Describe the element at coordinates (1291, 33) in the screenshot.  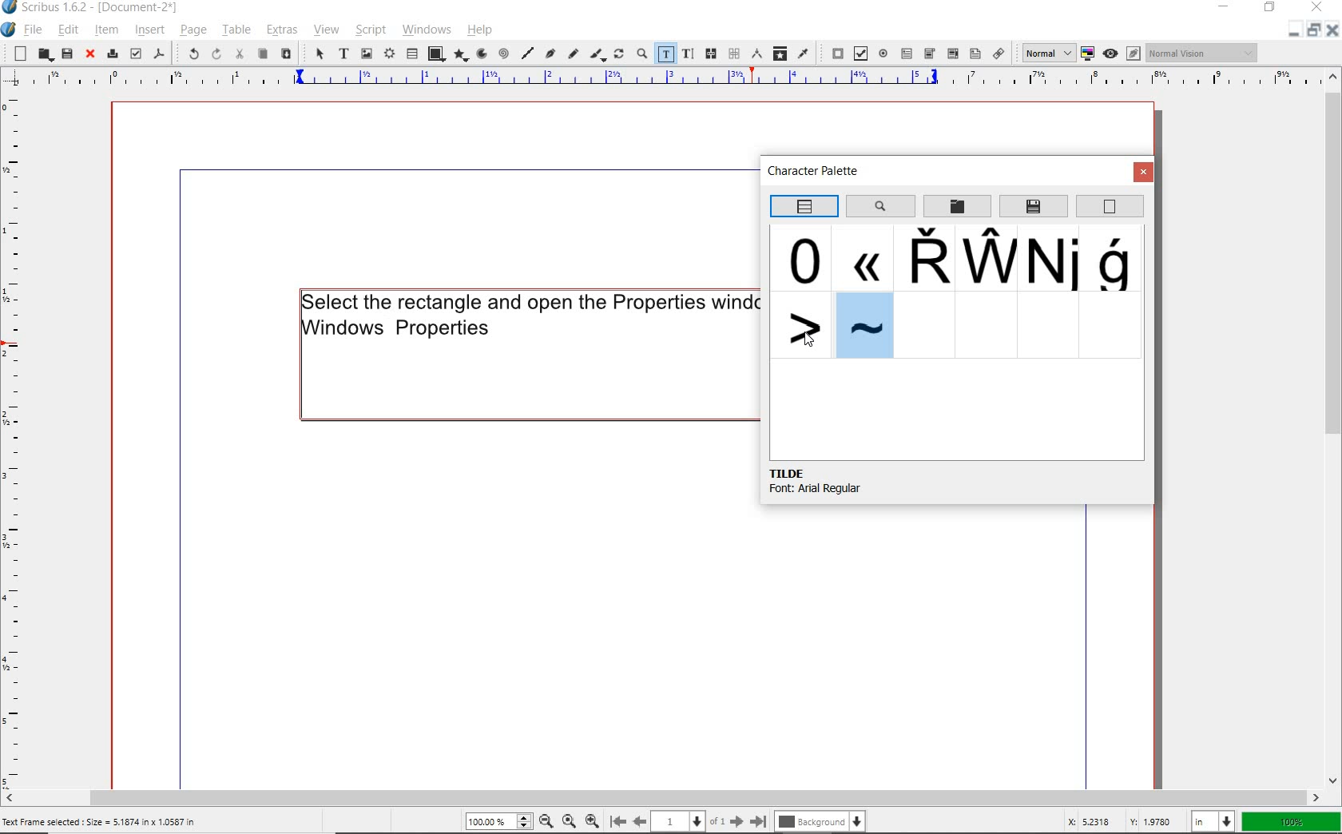
I see `minimise` at that location.